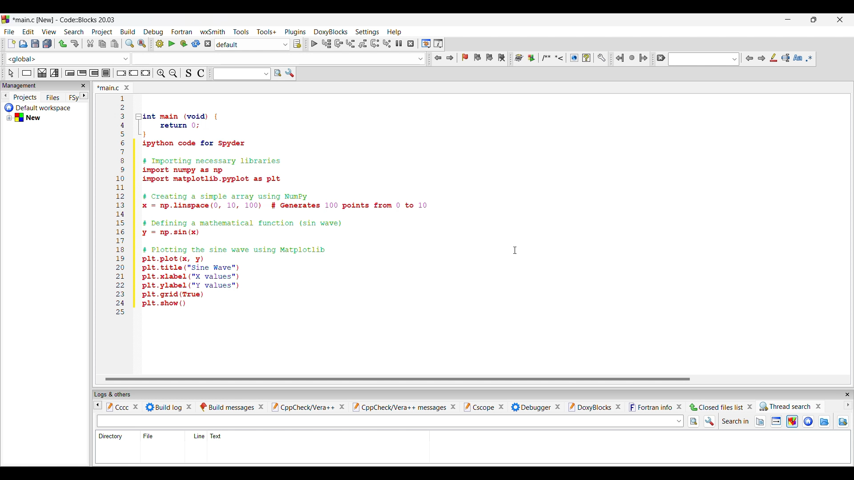 Image resolution: width=854 pixels, height=480 pixels. Describe the element at coordinates (253, 44) in the screenshot. I see `default` at that location.